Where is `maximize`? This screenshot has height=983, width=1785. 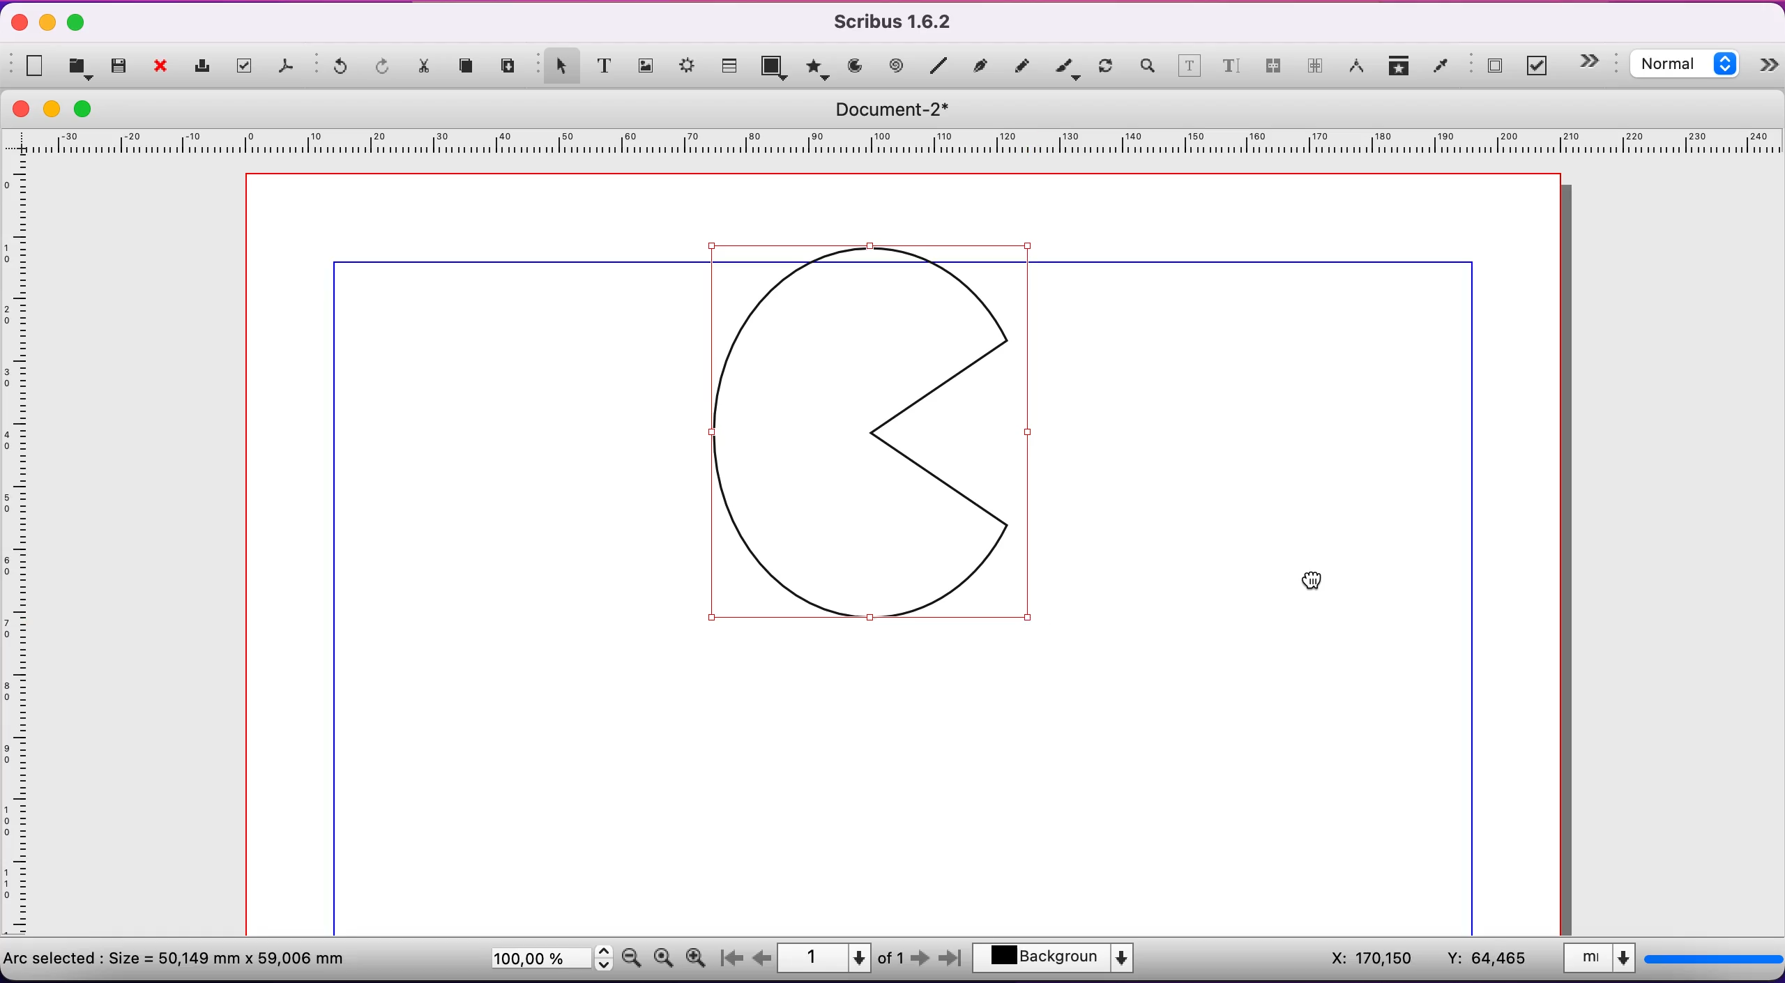 maximize is located at coordinates (77, 24).